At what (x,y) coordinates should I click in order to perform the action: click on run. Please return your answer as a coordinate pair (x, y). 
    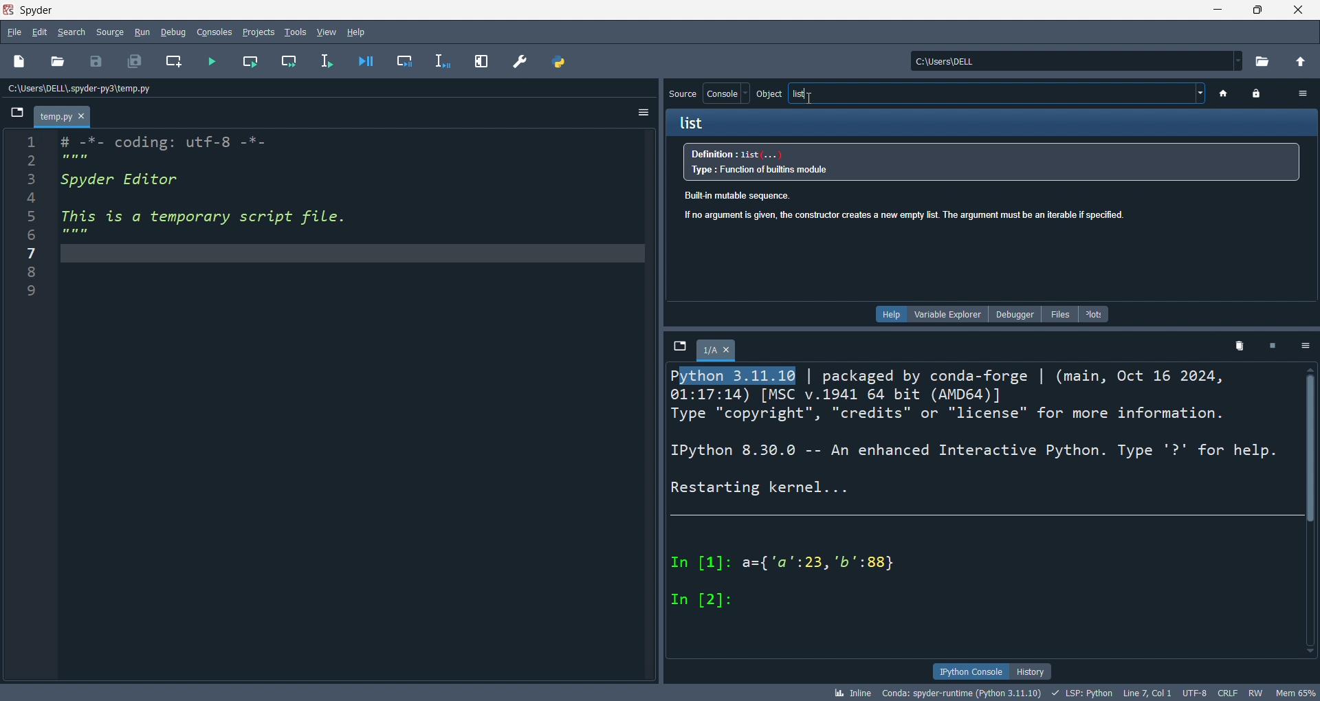
    Looking at the image, I should click on (140, 32).